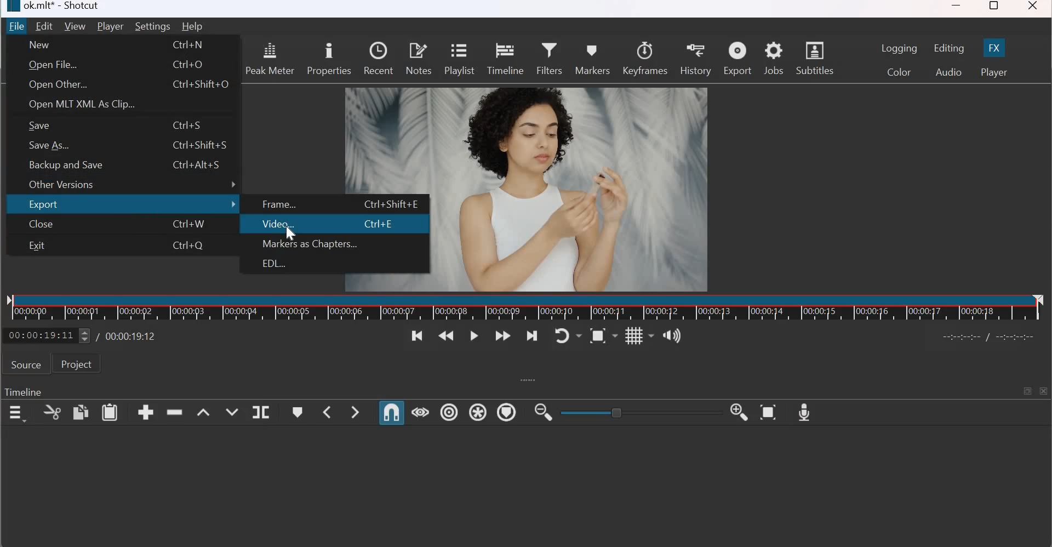  Describe the element at coordinates (900, 48) in the screenshot. I see `Logging` at that location.